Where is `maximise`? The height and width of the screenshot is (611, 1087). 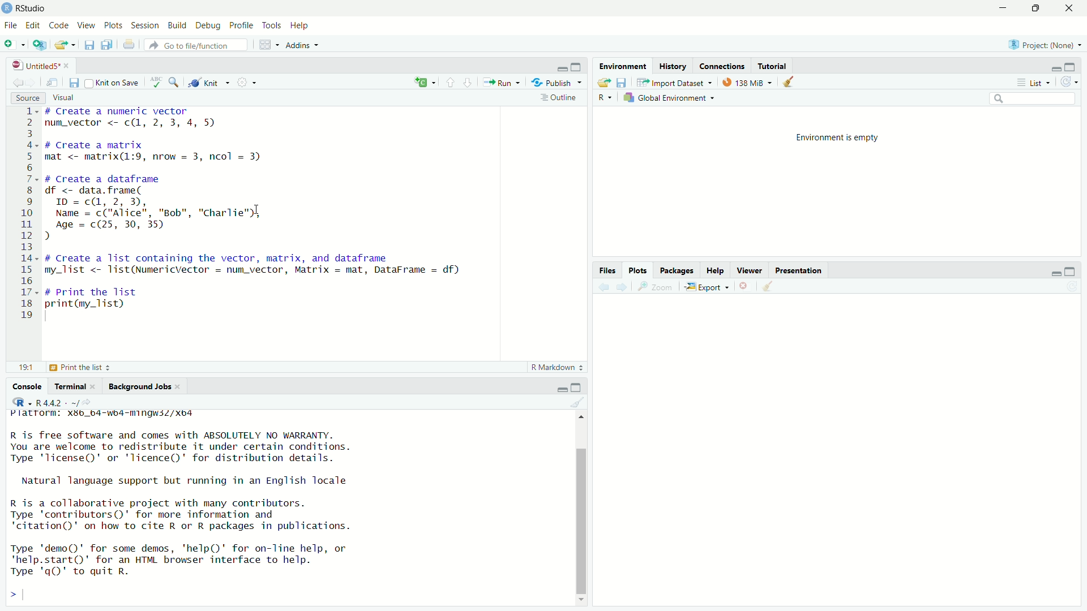 maximise is located at coordinates (576, 65).